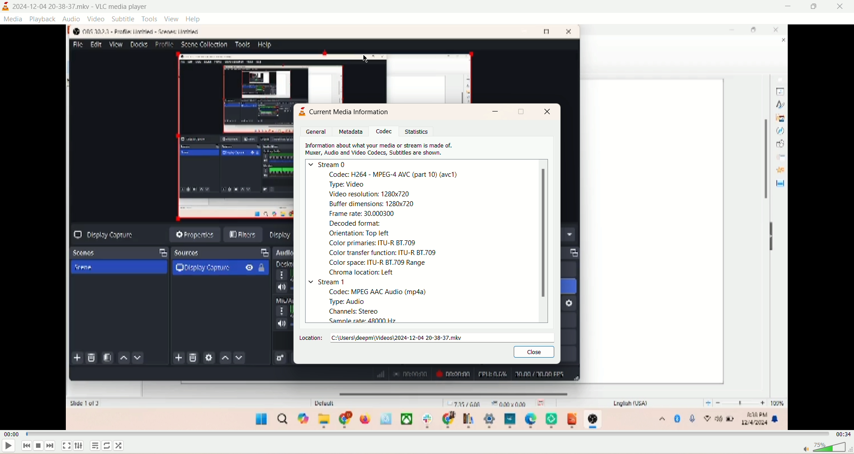 The height and width of the screenshot is (454, 854). What do you see at coordinates (327, 283) in the screenshot?
I see `stream 1` at bounding box center [327, 283].